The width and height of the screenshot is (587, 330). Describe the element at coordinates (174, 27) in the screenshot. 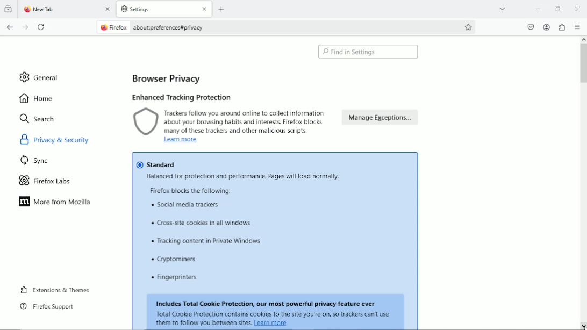

I see `about:oreferences#privacy` at that location.